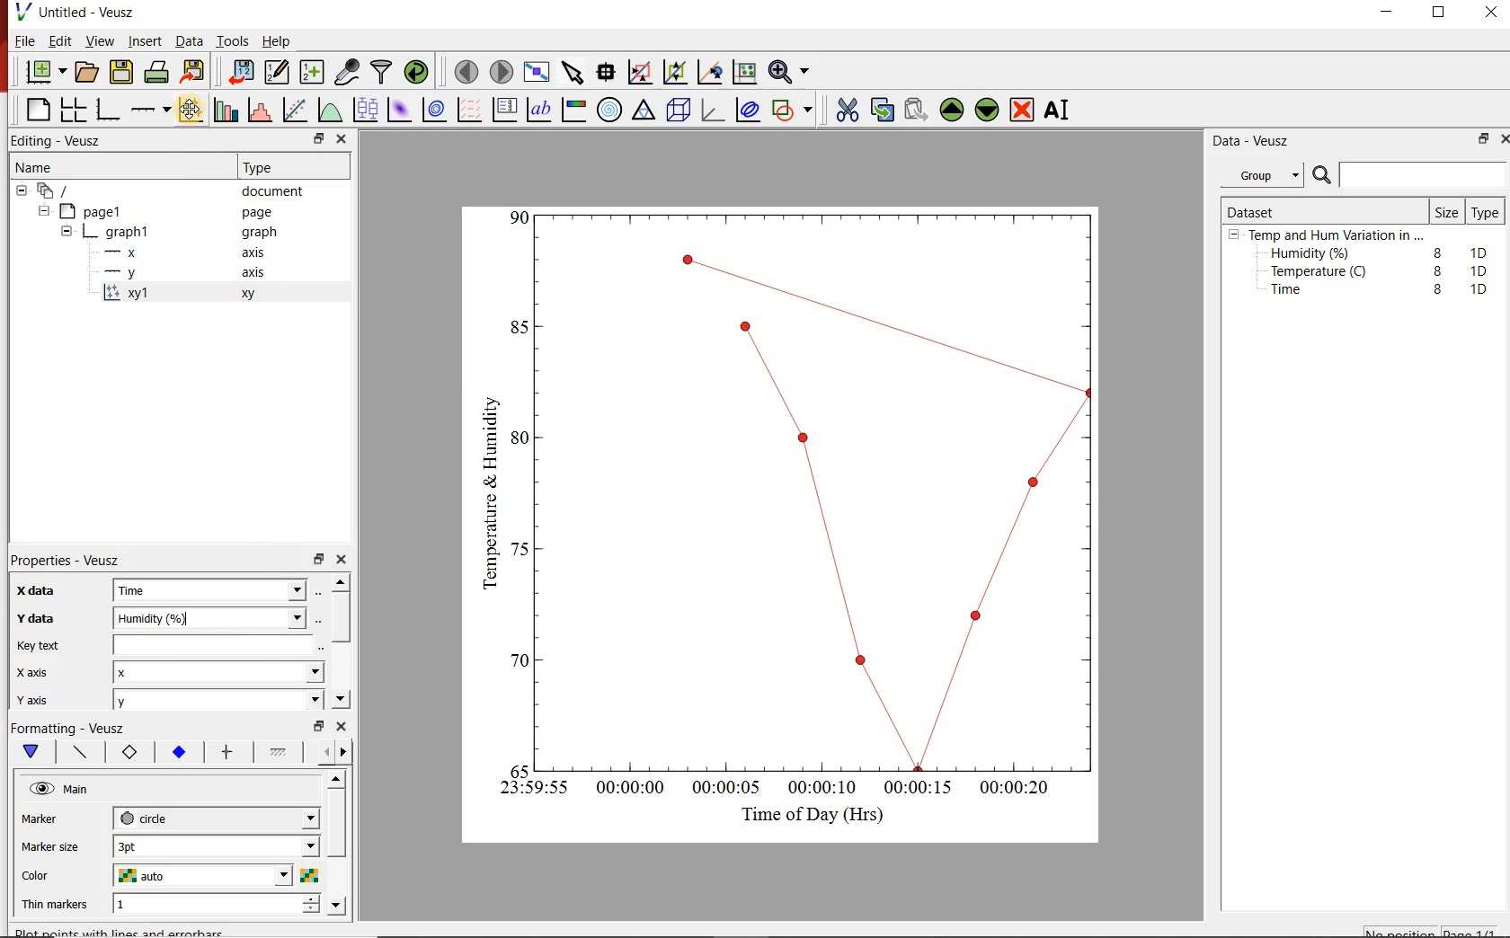 The image size is (1510, 938). I want to click on create new datasets using ranges, parametrically or as functions of existing datasets, so click(313, 73).